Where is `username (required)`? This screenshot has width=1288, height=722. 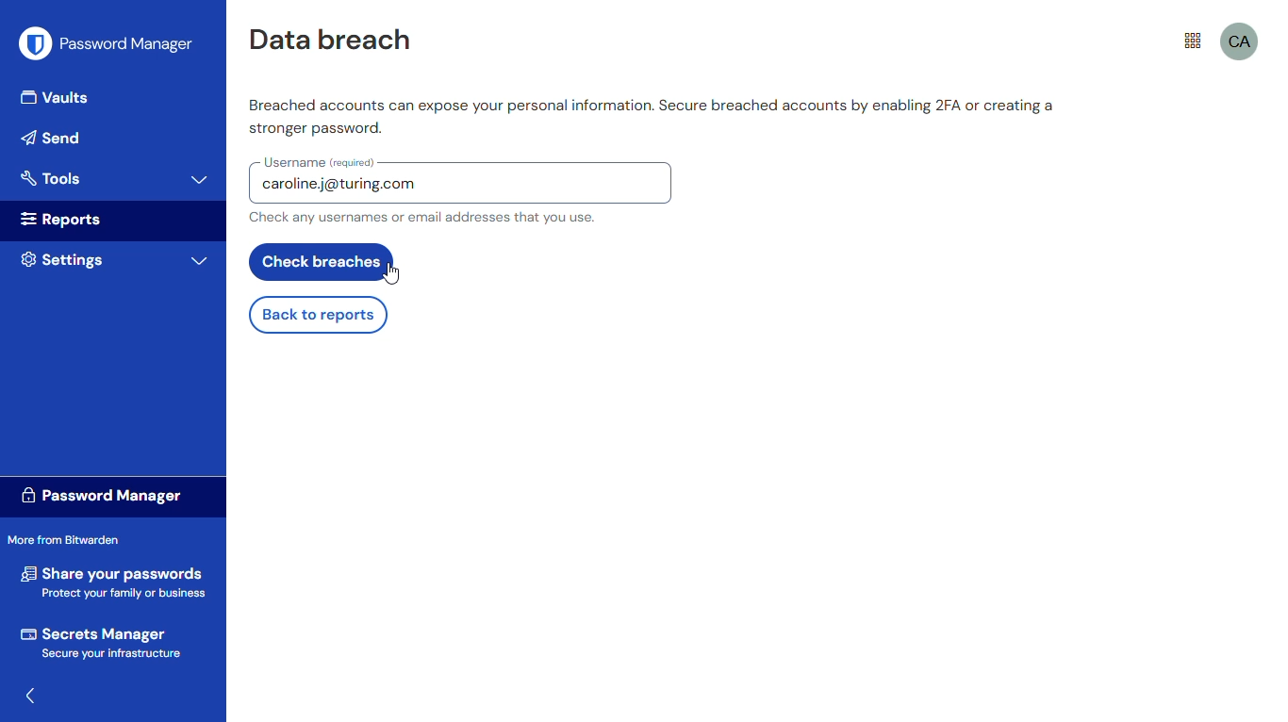
username (required) is located at coordinates (320, 162).